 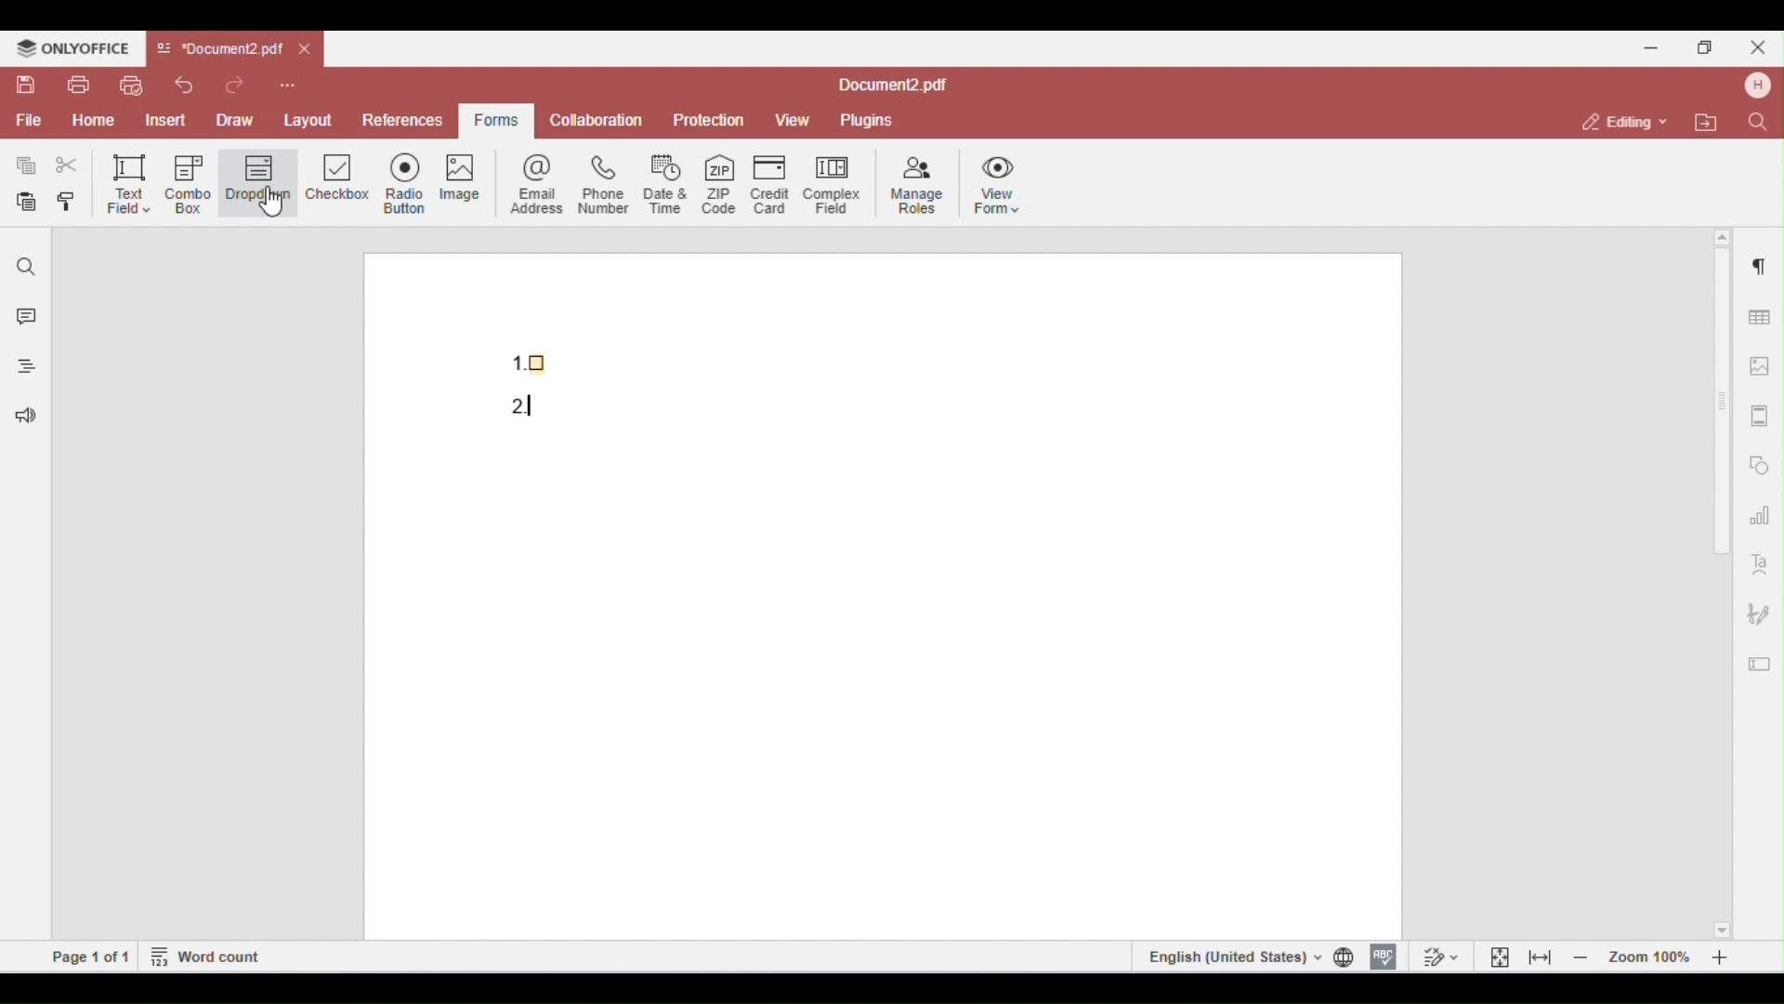 What do you see at coordinates (1438, 956) in the screenshot?
I see `track changes` at bounding box center [1438, 956].